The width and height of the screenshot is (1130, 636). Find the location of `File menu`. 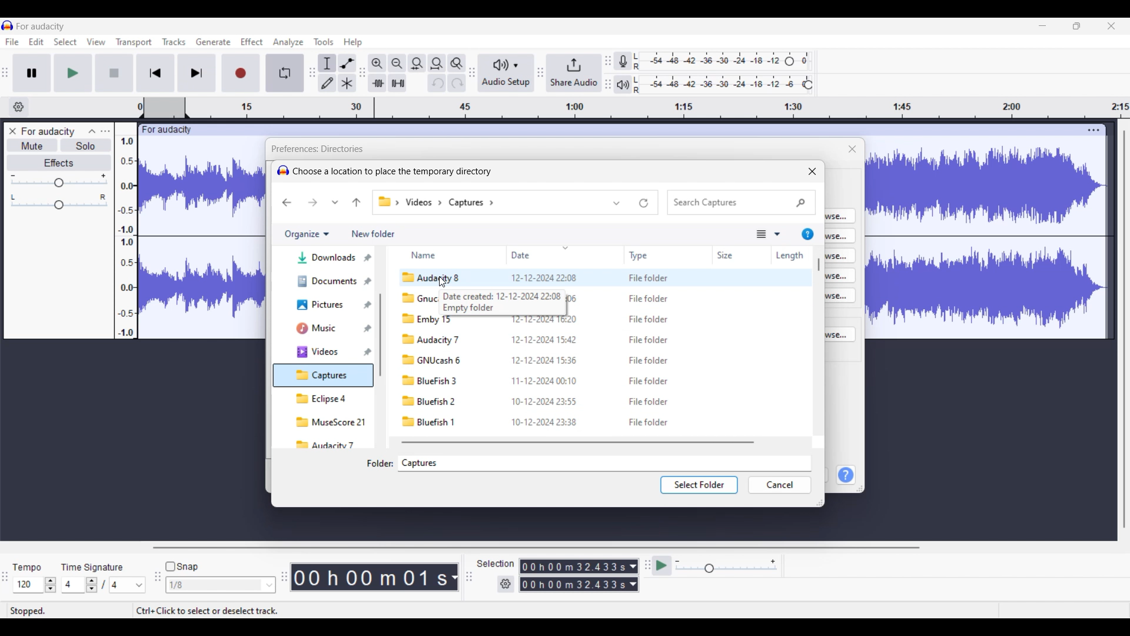

File menu is located at coordinates (12, 42).